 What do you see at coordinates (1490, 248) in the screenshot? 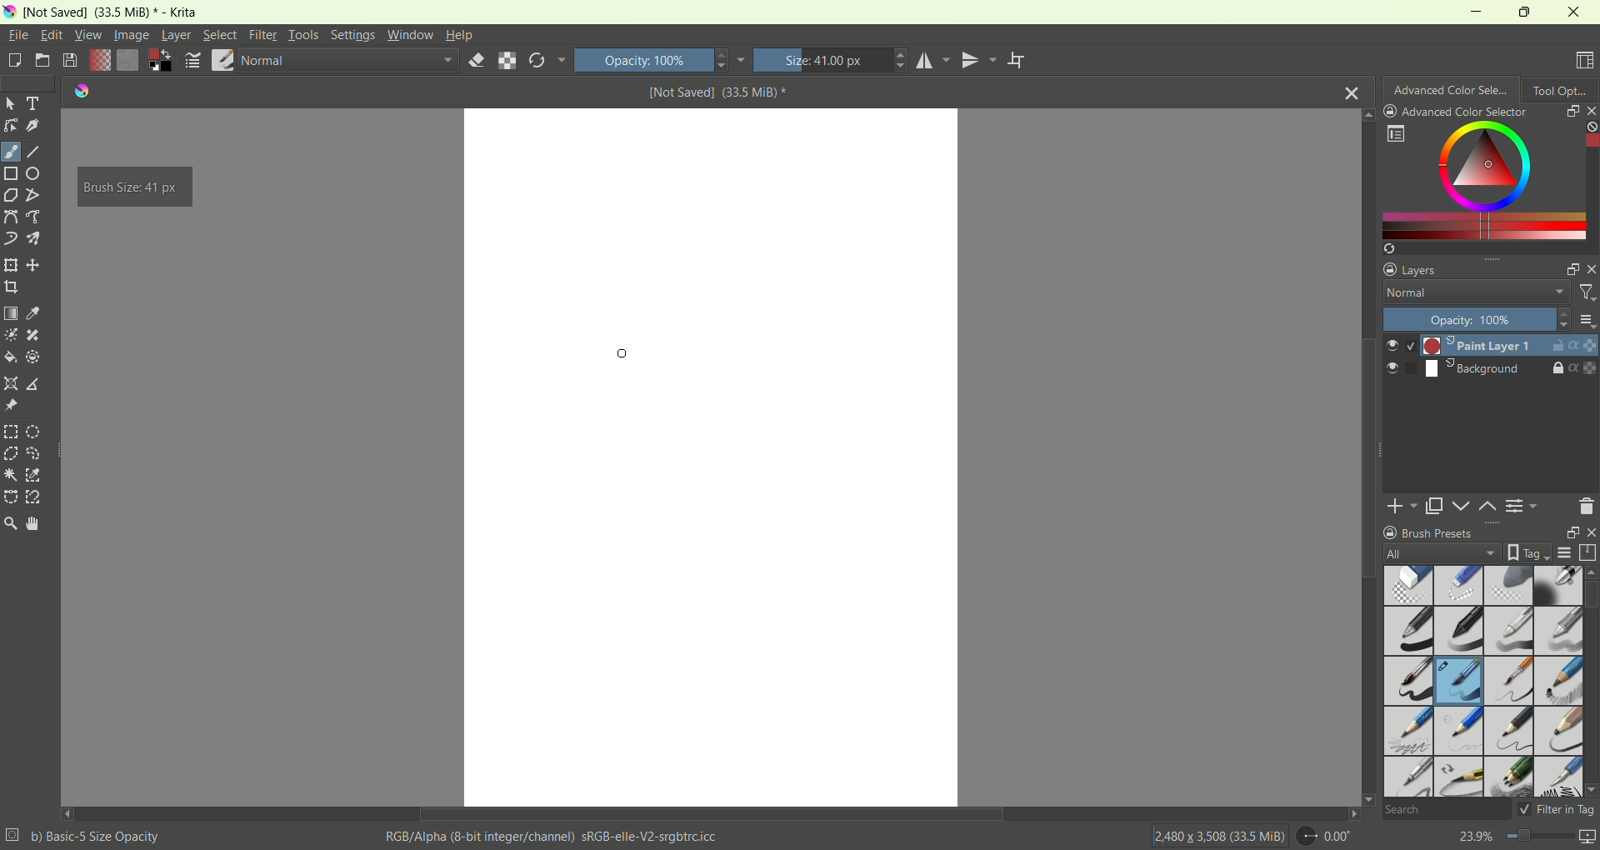
I see `create a list of colors` at bounding box center [1490, 248].